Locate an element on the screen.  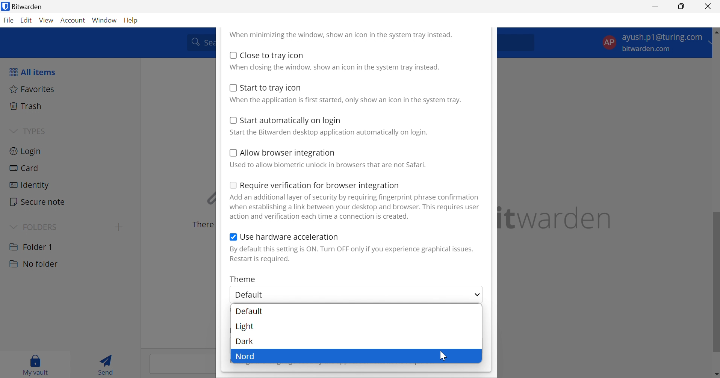
When closing the window show an icon in the system tray instead is located at coordinates (334, 67).